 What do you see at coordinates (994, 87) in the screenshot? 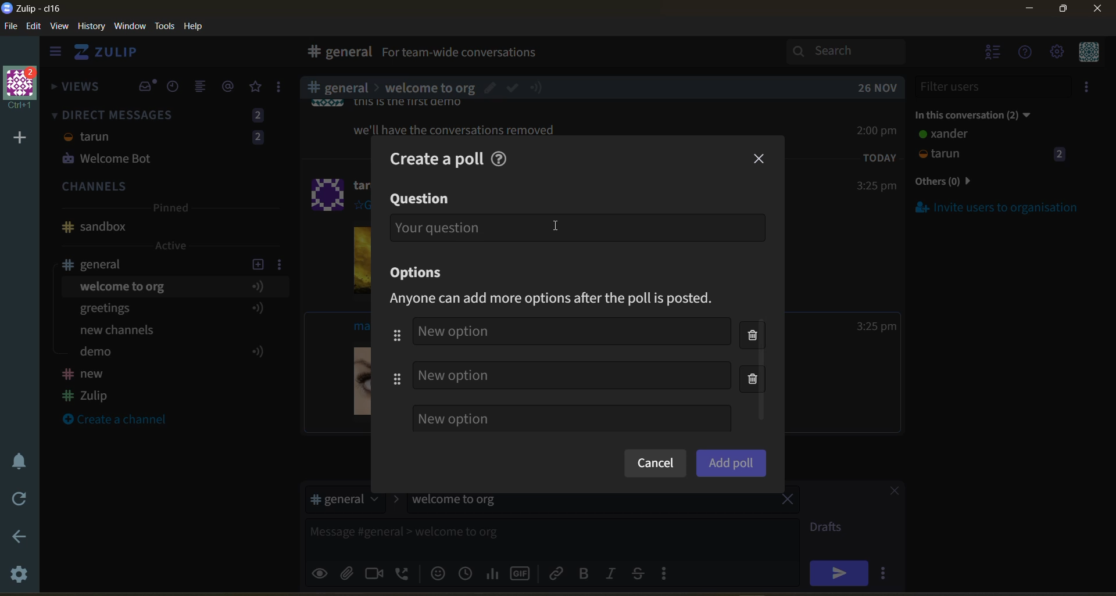
I see `filter users` at bounding box center [994, 87].